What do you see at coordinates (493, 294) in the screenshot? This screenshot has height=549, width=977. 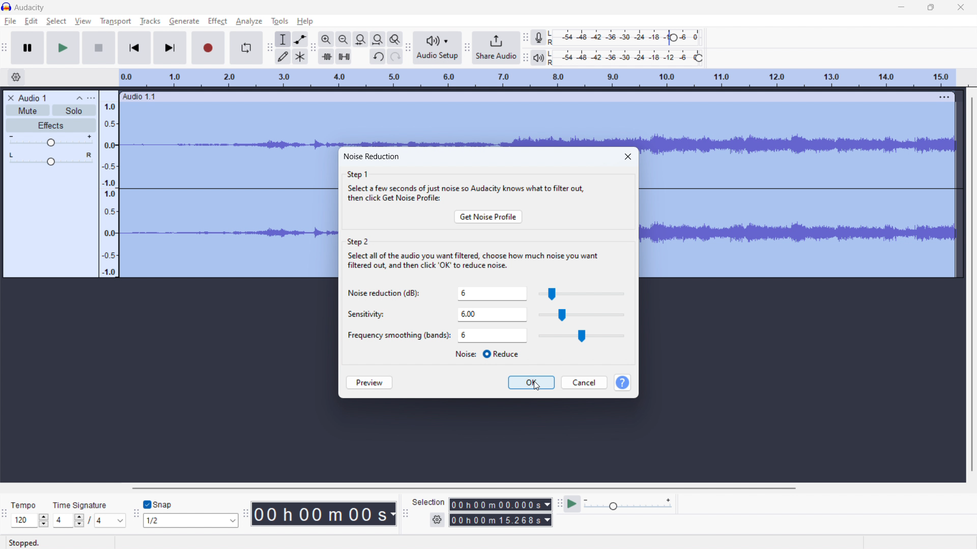 I see `set noise reduction level` at bounding box center [493, 294].